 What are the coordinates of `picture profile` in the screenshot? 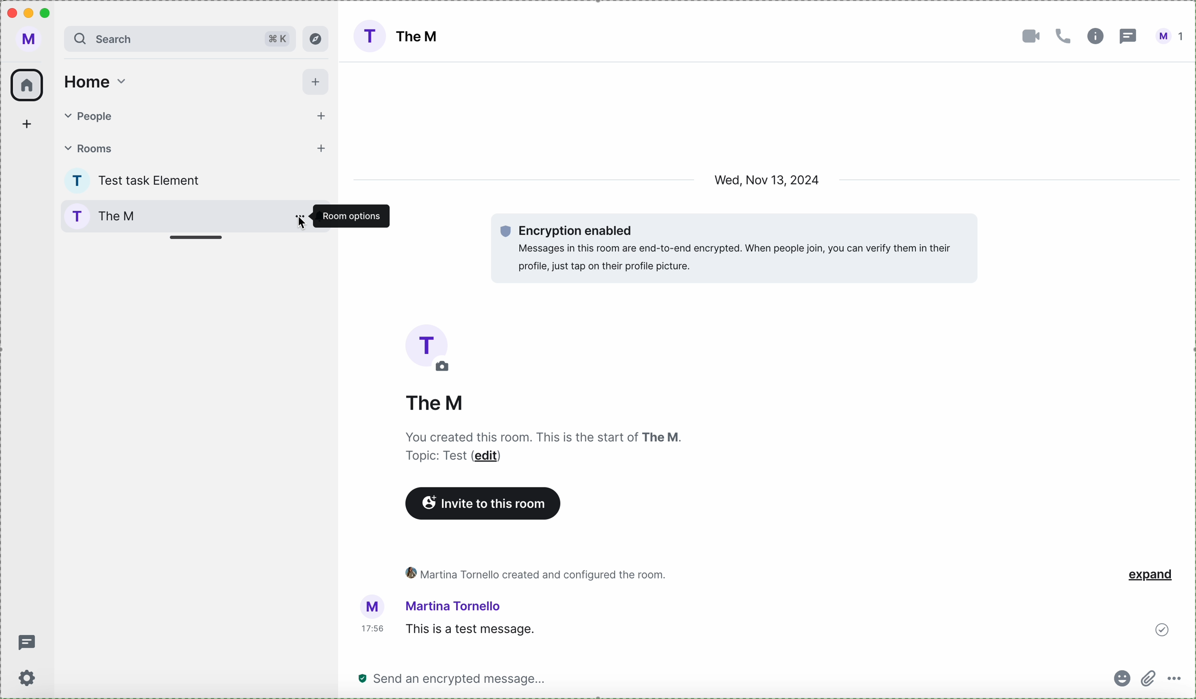 It's located at (372, 606).